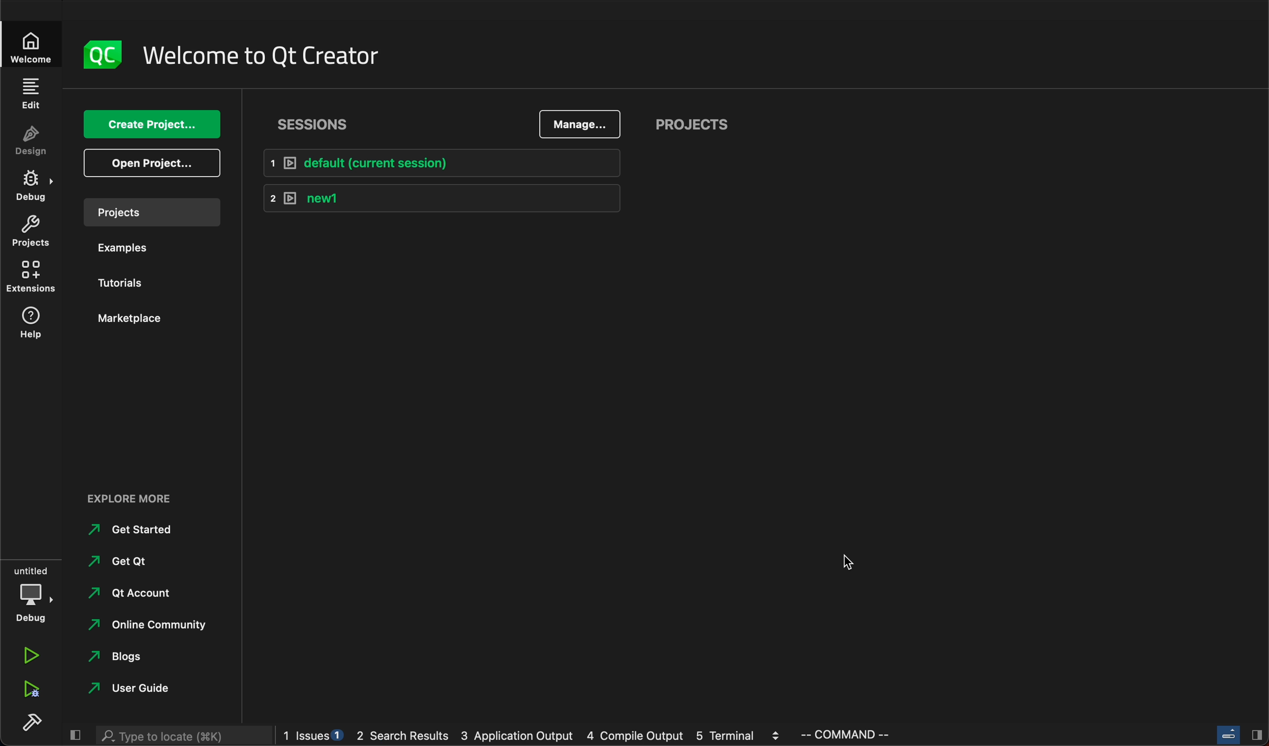  What do you see at coordinates (138, 531) in the screenshot?
I see `started` at bounding box center [138, 531].